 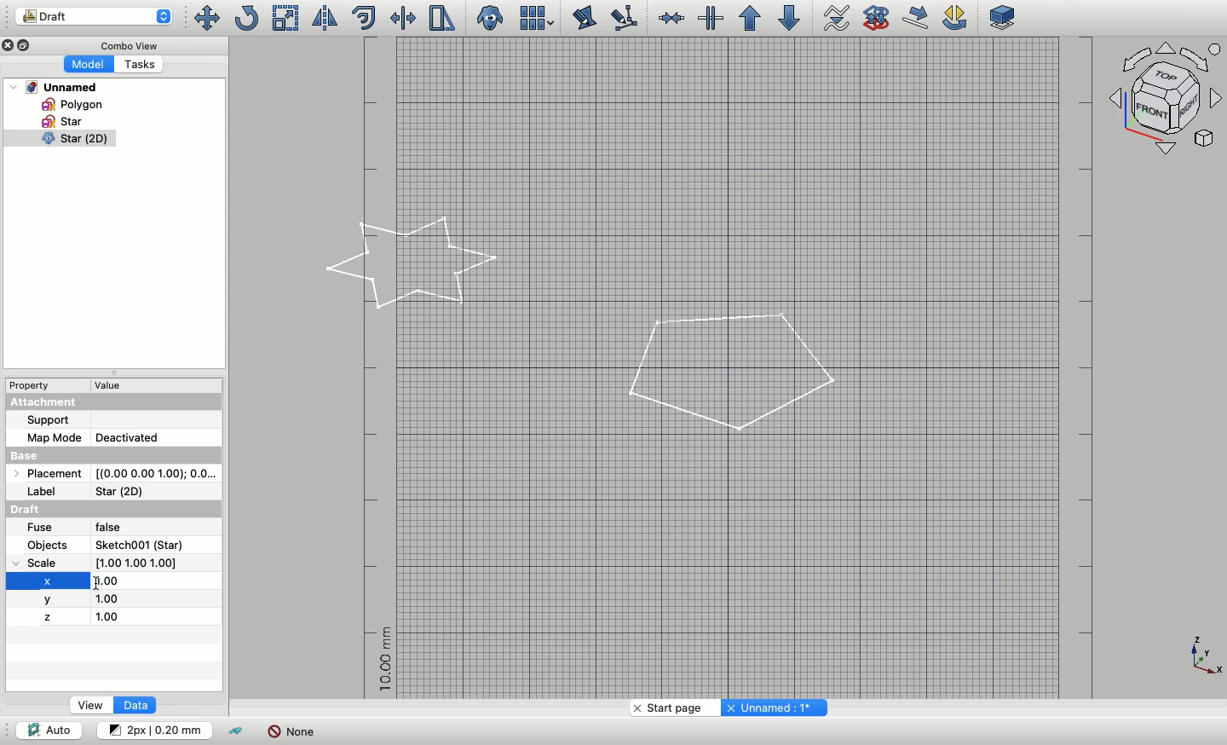 I want to click on Value, so click(x=114, y=385).